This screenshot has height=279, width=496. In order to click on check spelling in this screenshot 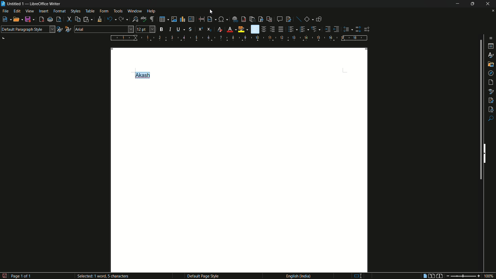, I will do `click(144, 19)`.